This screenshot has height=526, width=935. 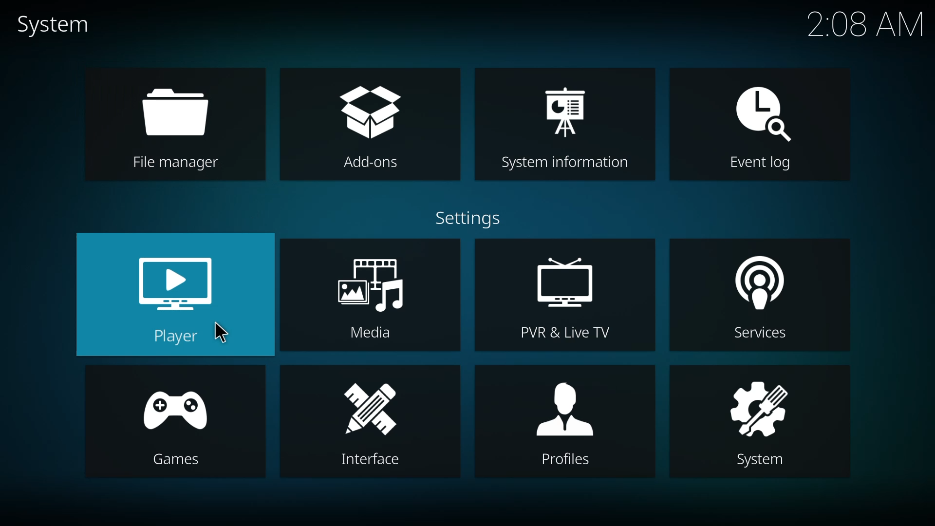 What do you see at coordinates (371, 424) in the screenshot?
I see `interface` at bounding box center [371, 424].